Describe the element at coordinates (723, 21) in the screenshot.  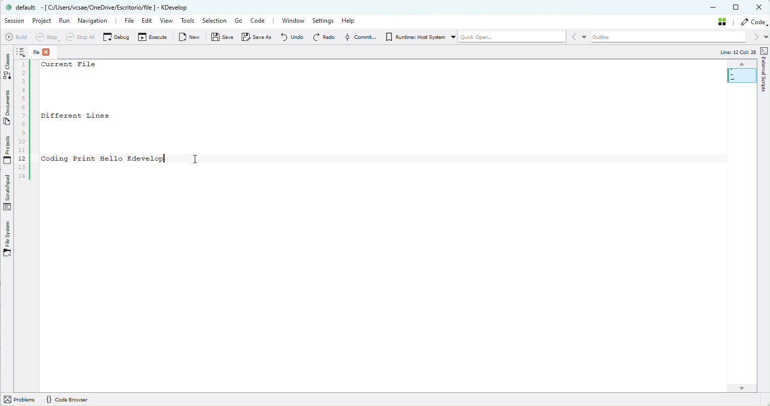
I see `Stash` at that location.